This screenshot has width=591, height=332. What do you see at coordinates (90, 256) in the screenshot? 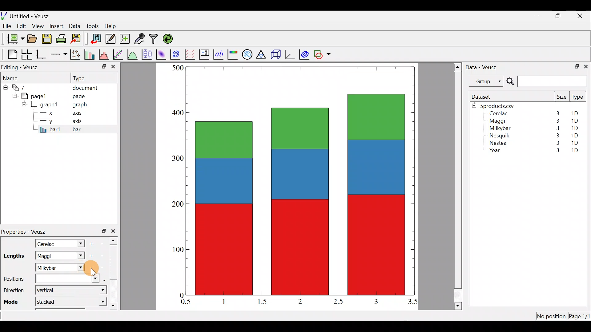
I see `Add another item` at bounding box center [90, 256].